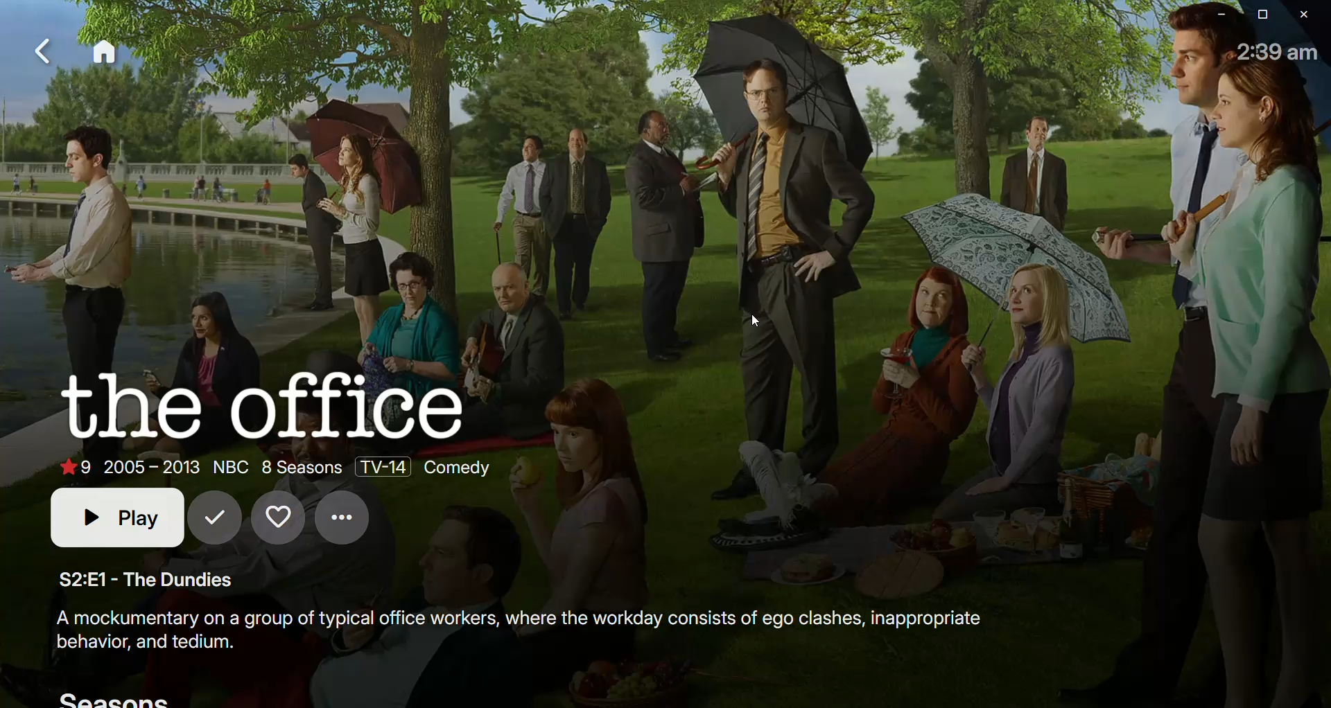 The image size is (1331, 708). Describe the element at coordinates (107, 52) in the screenshot. I see `Home` at that location.